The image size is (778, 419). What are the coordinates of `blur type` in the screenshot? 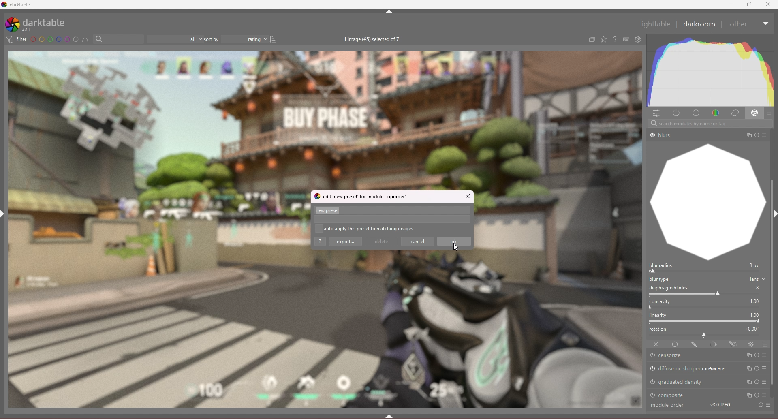 It's located at (708, 279).